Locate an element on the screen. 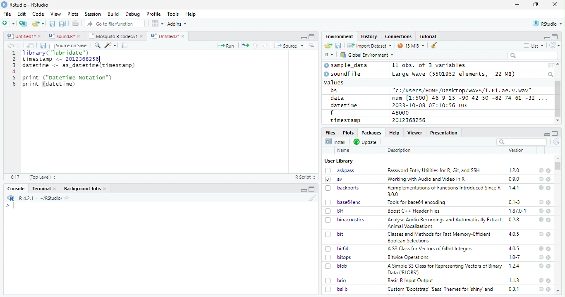 Image resolution: width=565 pixels, height=297 pixels. close is located at coordinates (549, 211).